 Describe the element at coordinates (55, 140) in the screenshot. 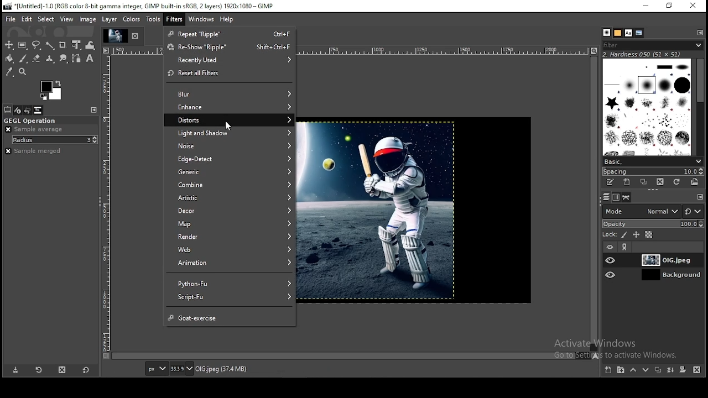

I see `radius` at that location.